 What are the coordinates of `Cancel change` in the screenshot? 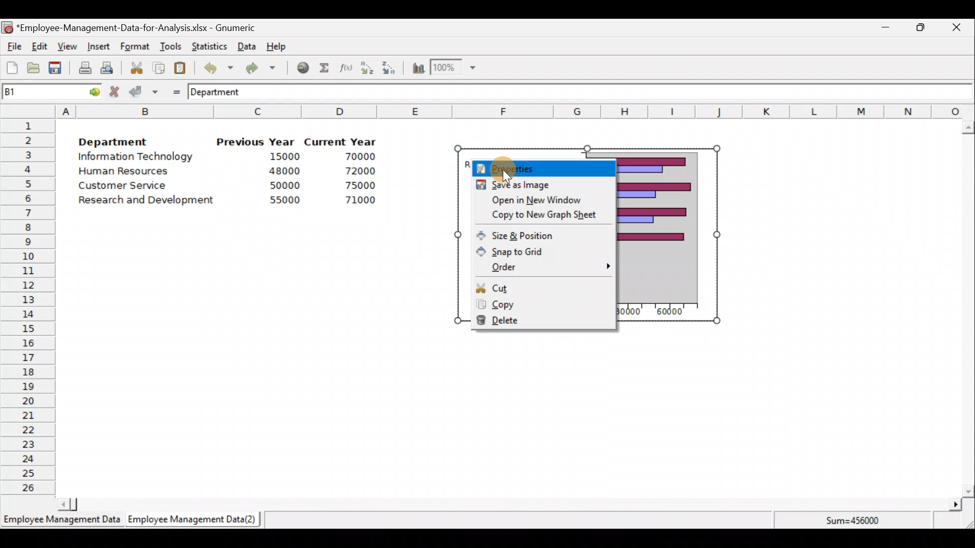 It's located at (116, 91).